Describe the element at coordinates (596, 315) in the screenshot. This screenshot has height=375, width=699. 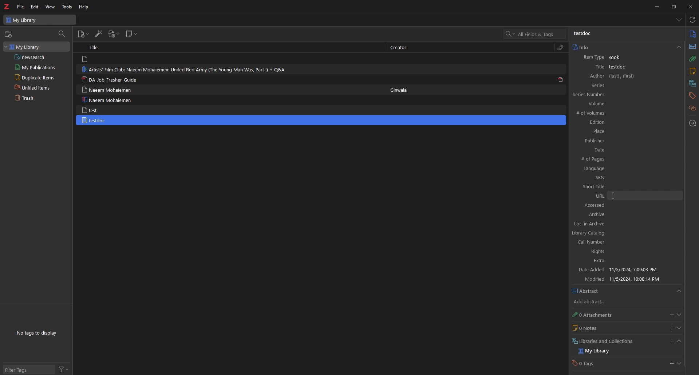
I see `0 attachment` at that location.